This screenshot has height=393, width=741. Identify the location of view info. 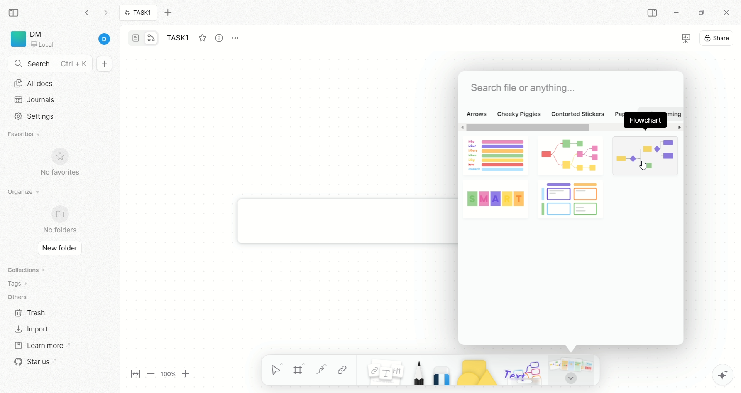
(220, 38).